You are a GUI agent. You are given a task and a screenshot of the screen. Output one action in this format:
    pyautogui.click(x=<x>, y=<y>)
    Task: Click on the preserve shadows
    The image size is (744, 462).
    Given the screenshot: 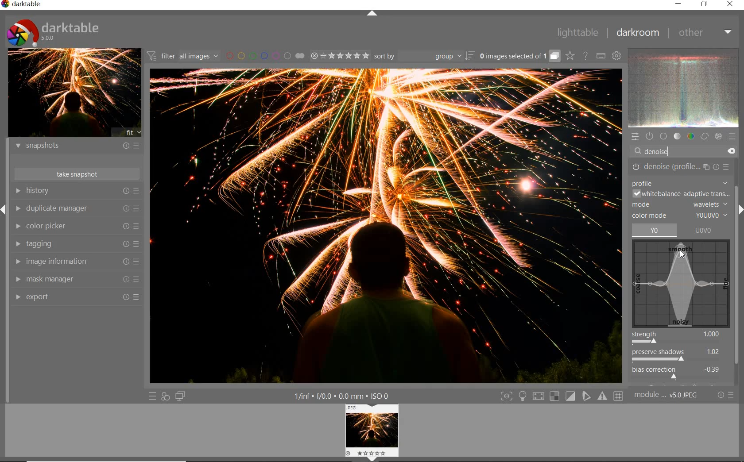 What is the action you would take?
    pyautogui.click(x=680, y=357)
    